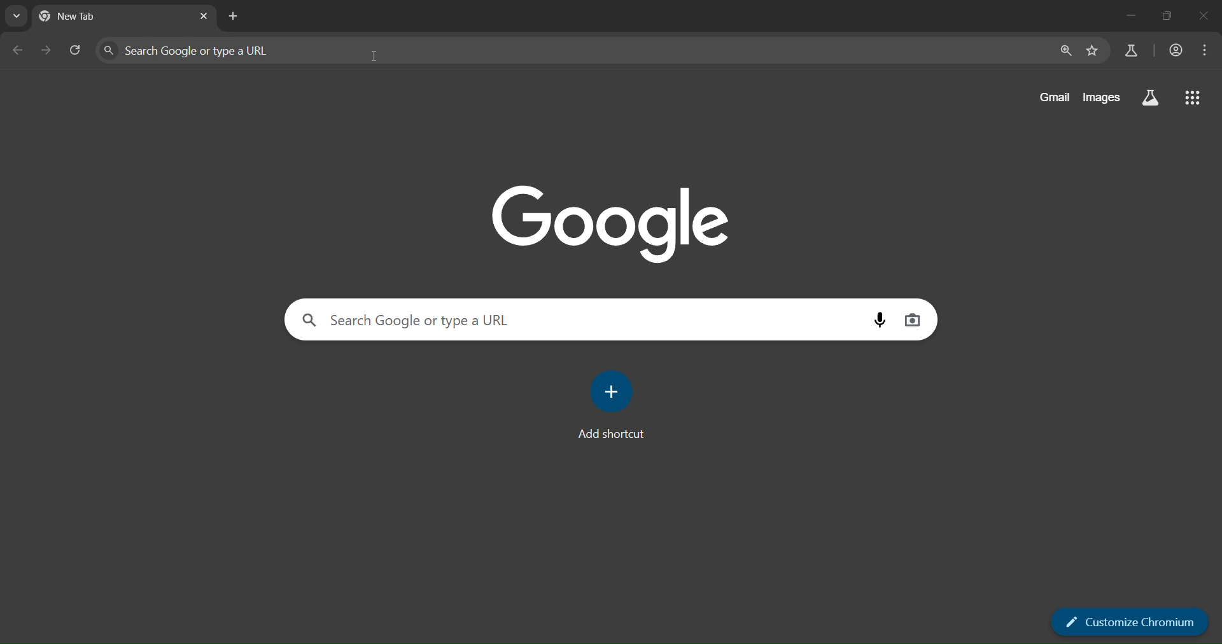 Image resolution: width=1222 pixels, height=644 pixels. Describe the element at coordinates (1206, 48) in the screenshot. I see `menu` at that location.